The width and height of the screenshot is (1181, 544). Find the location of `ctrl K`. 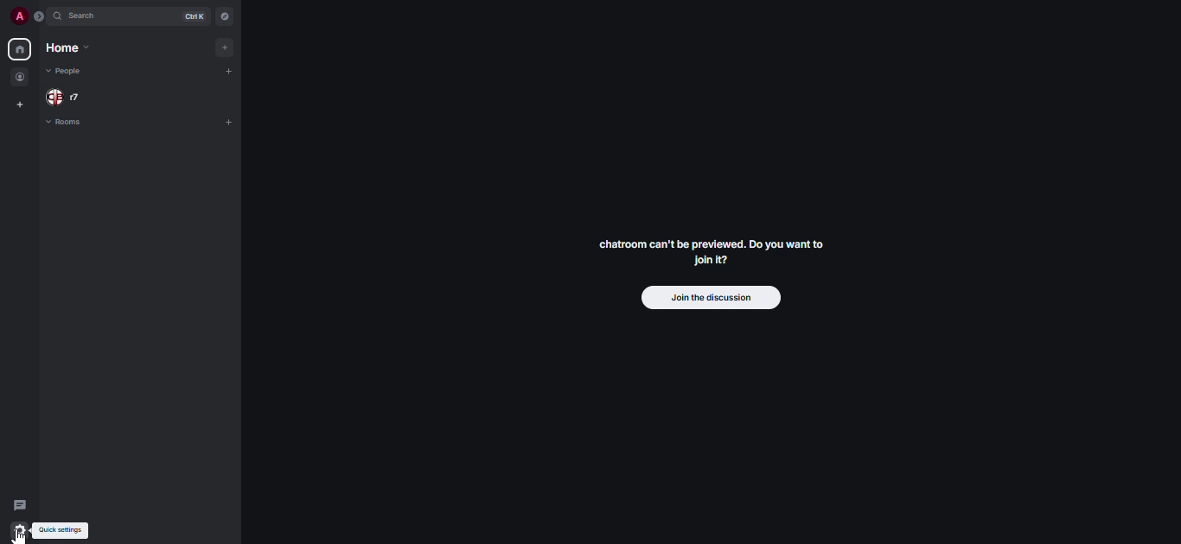

ctrl K is located at coordinates (190, 17).